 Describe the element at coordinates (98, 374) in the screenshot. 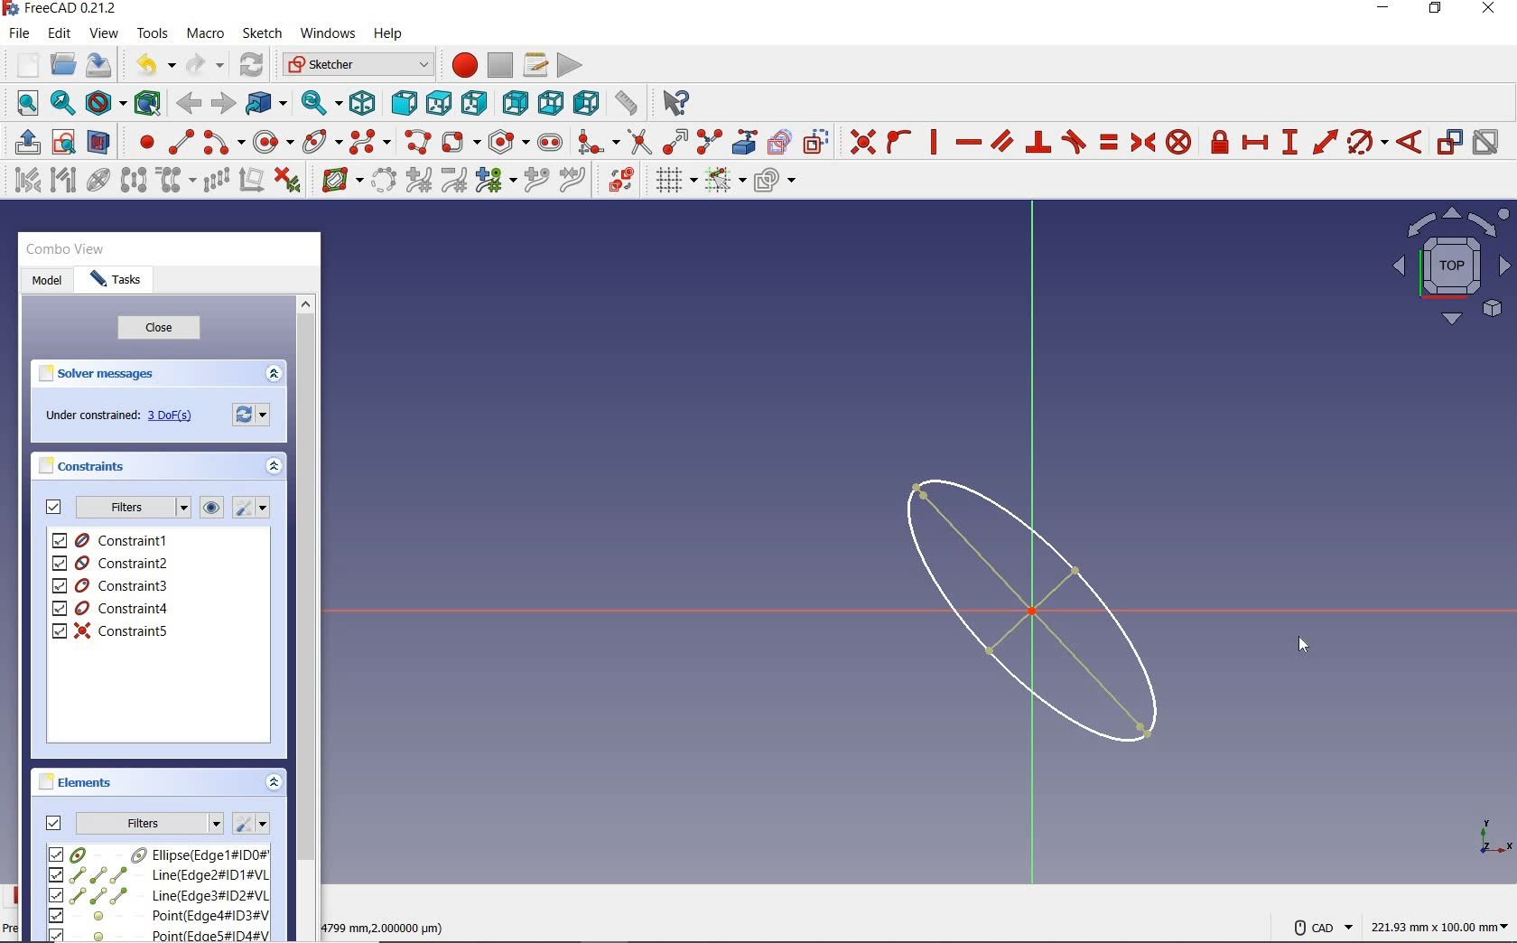

I see `solver messages` at that location.